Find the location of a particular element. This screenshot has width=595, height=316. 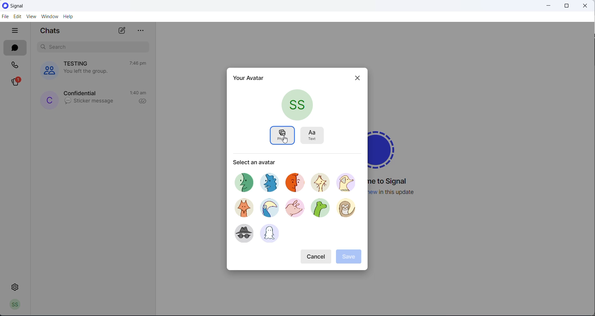

chats heading is located at coordinates (52, 31).